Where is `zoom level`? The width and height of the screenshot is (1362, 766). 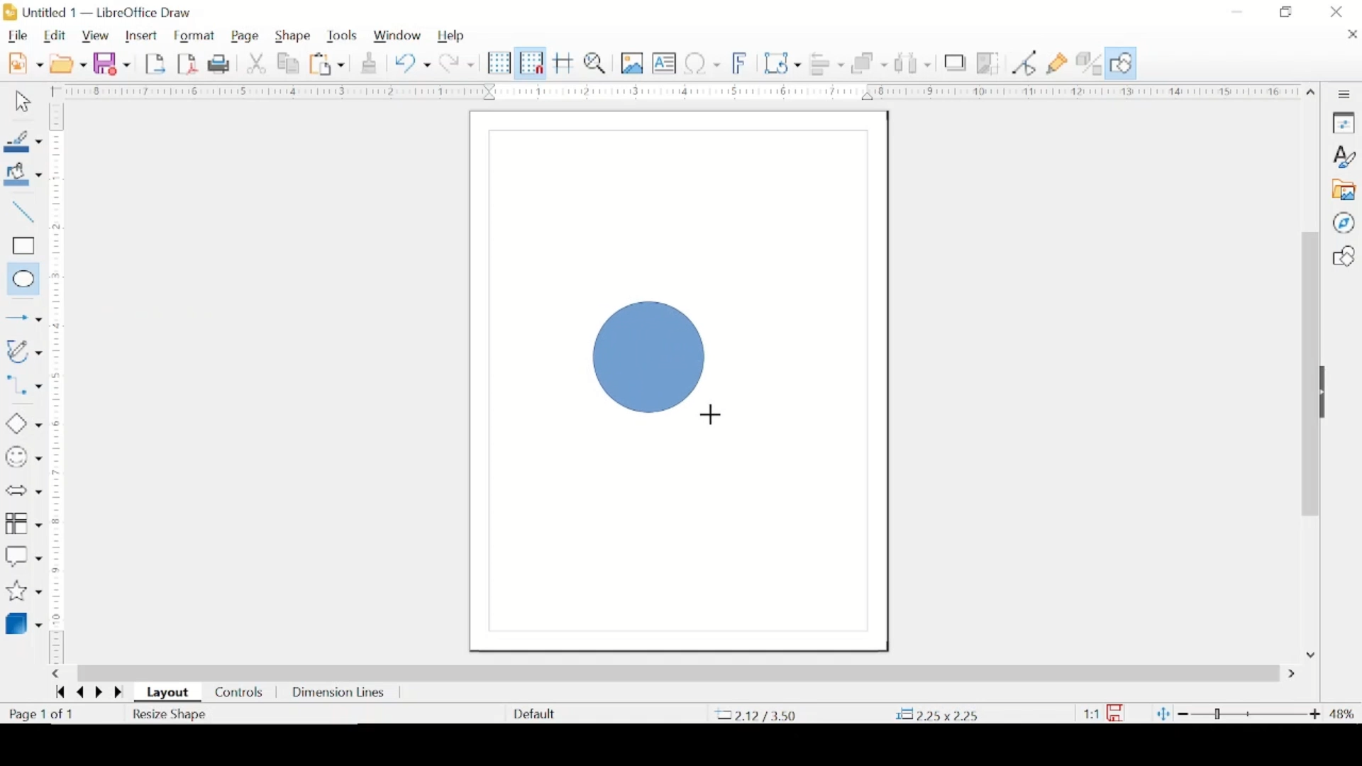
zoom level is located at coordinates (1341, 714).